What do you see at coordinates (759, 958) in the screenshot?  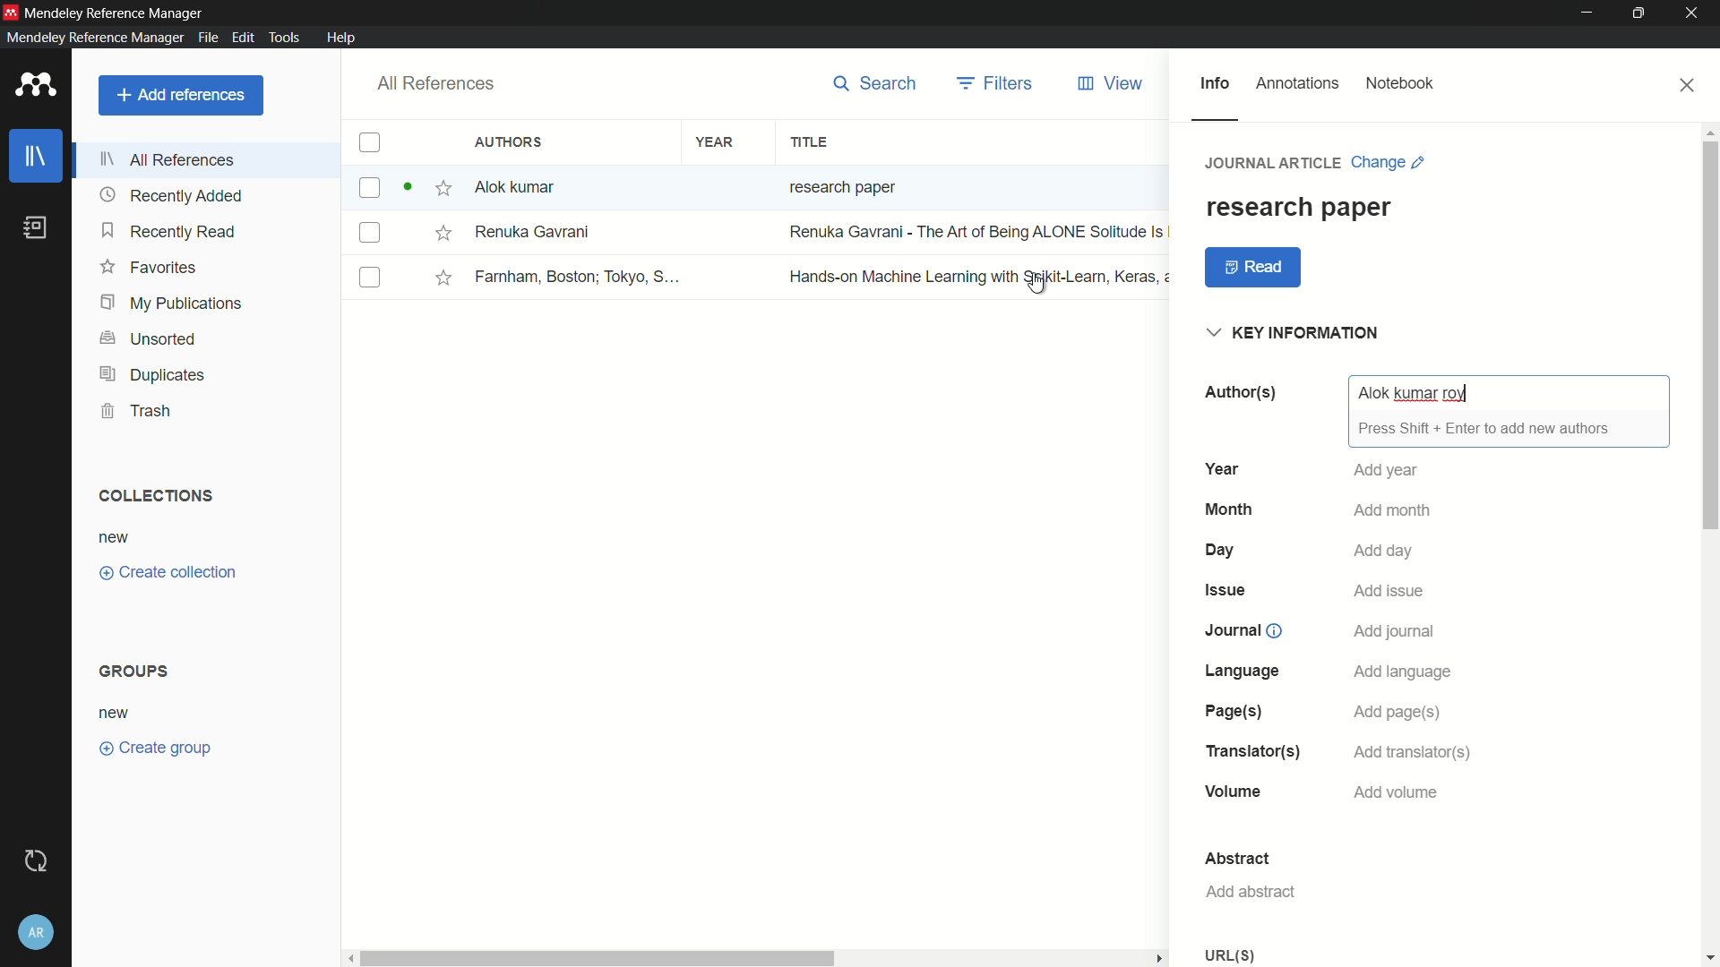 I see `horizontal scrollbar` at bounding box center [759, 958].